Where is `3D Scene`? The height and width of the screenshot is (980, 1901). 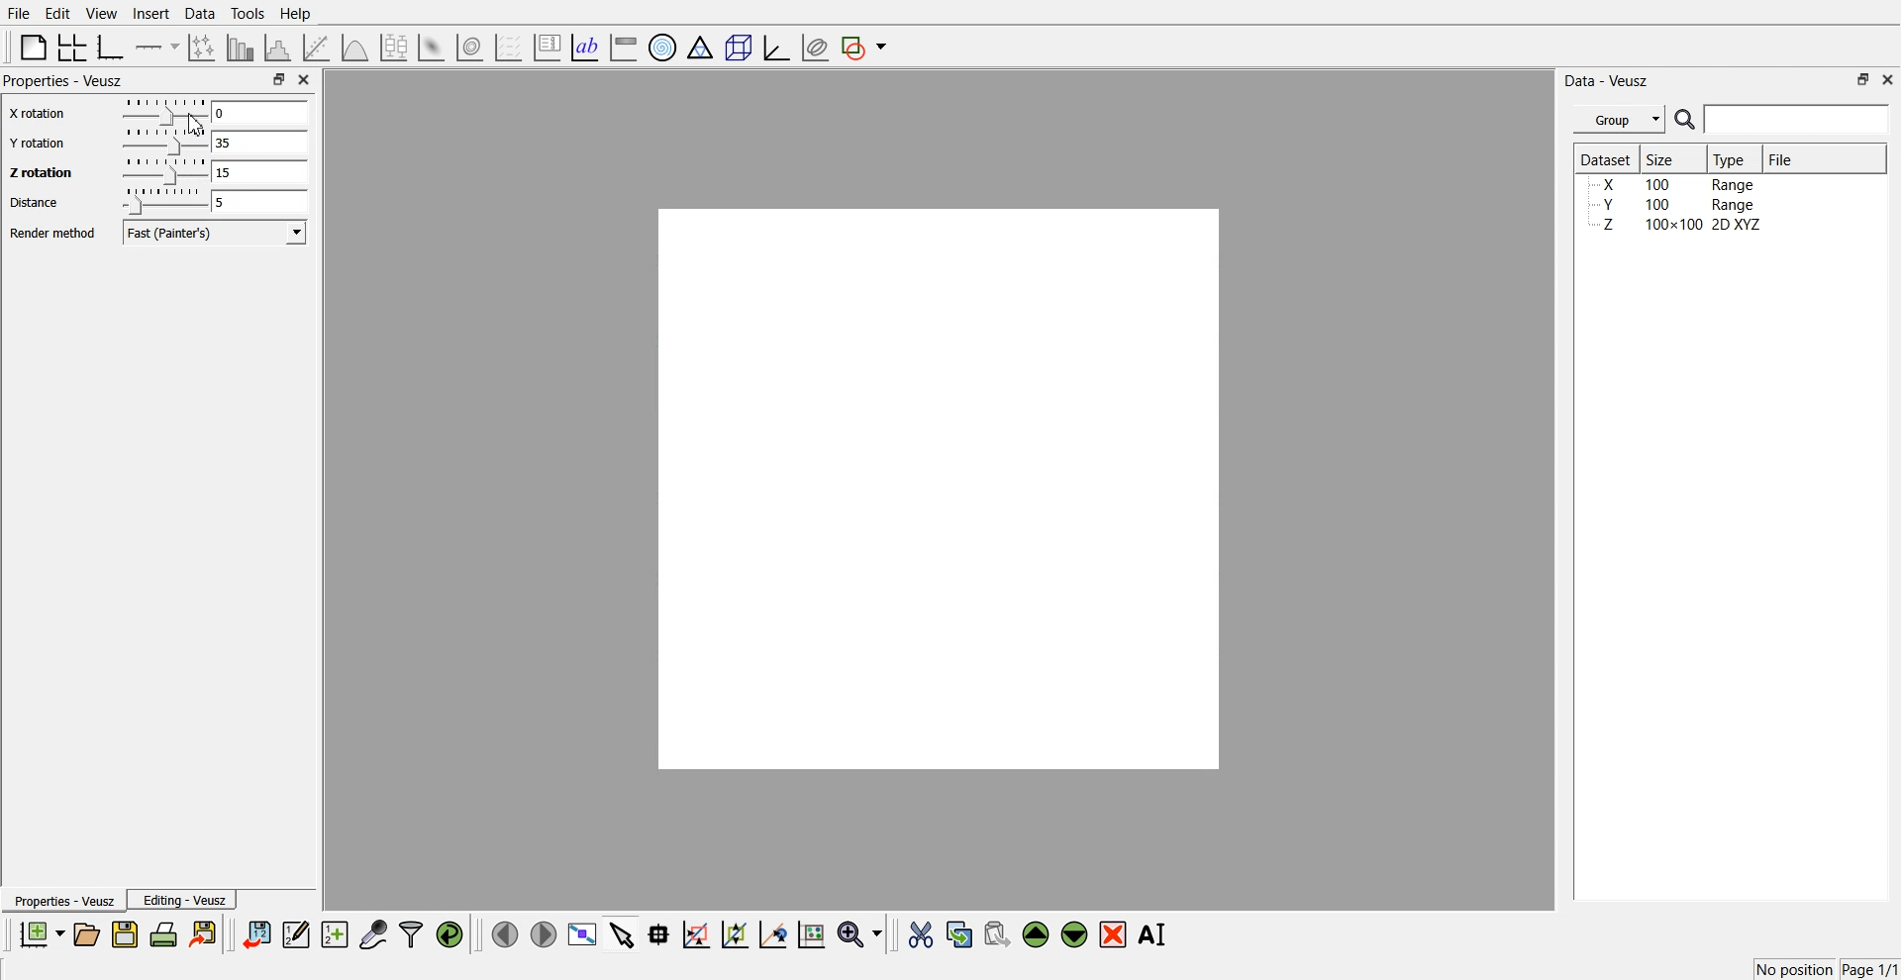 3D Scene is located at coordinates (740, 49).